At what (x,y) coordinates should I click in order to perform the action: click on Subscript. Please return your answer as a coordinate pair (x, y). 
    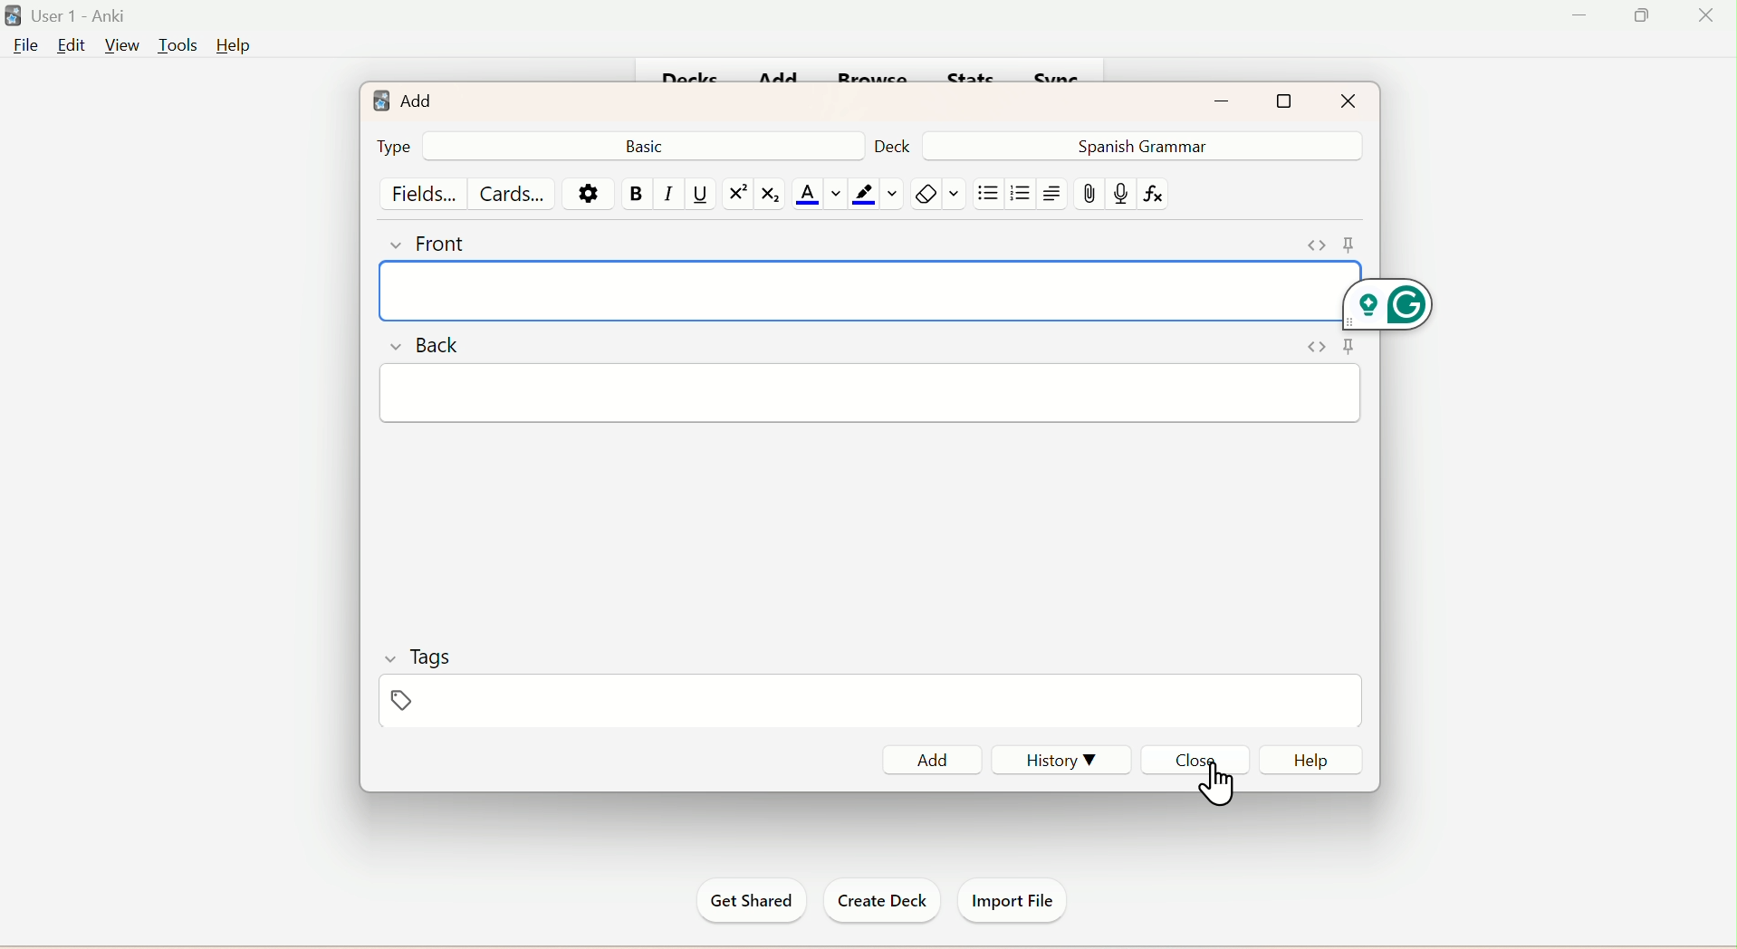
    Looking at the image, I should click on (770, 196).